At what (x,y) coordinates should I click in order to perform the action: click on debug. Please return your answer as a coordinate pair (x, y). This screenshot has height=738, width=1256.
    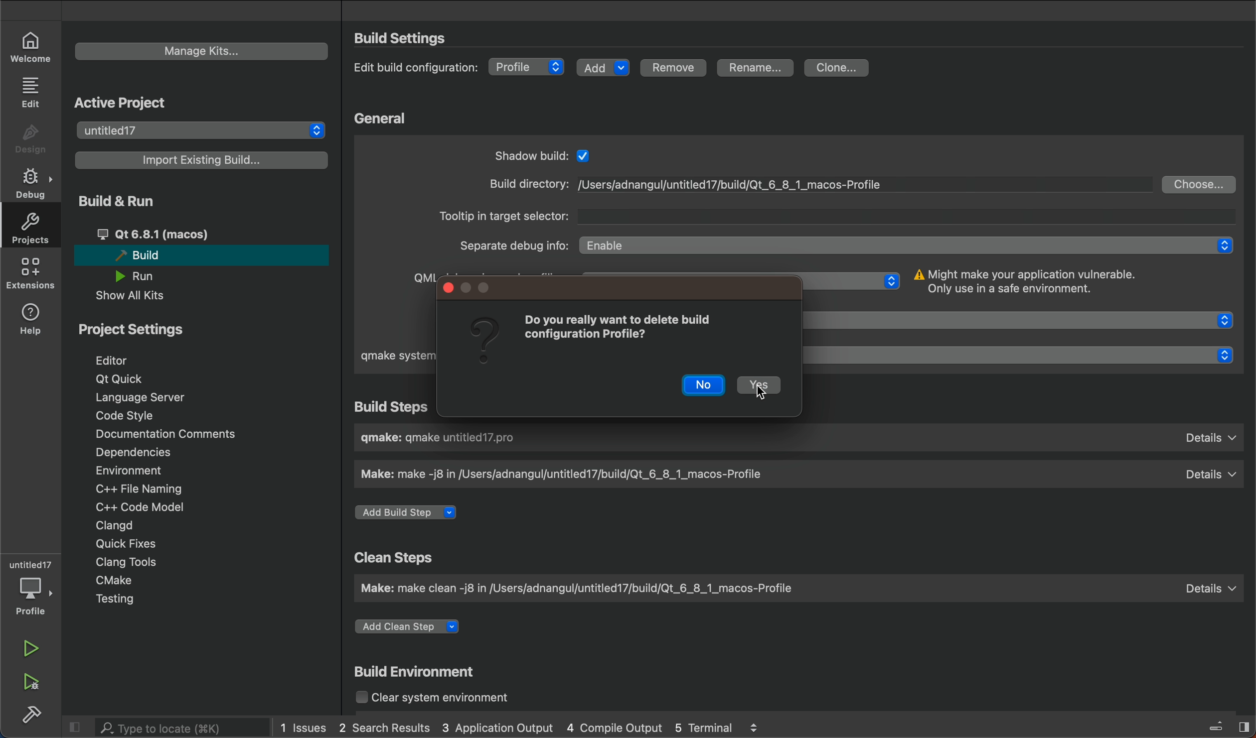
    Looking at the image, I should click on (32, 186).